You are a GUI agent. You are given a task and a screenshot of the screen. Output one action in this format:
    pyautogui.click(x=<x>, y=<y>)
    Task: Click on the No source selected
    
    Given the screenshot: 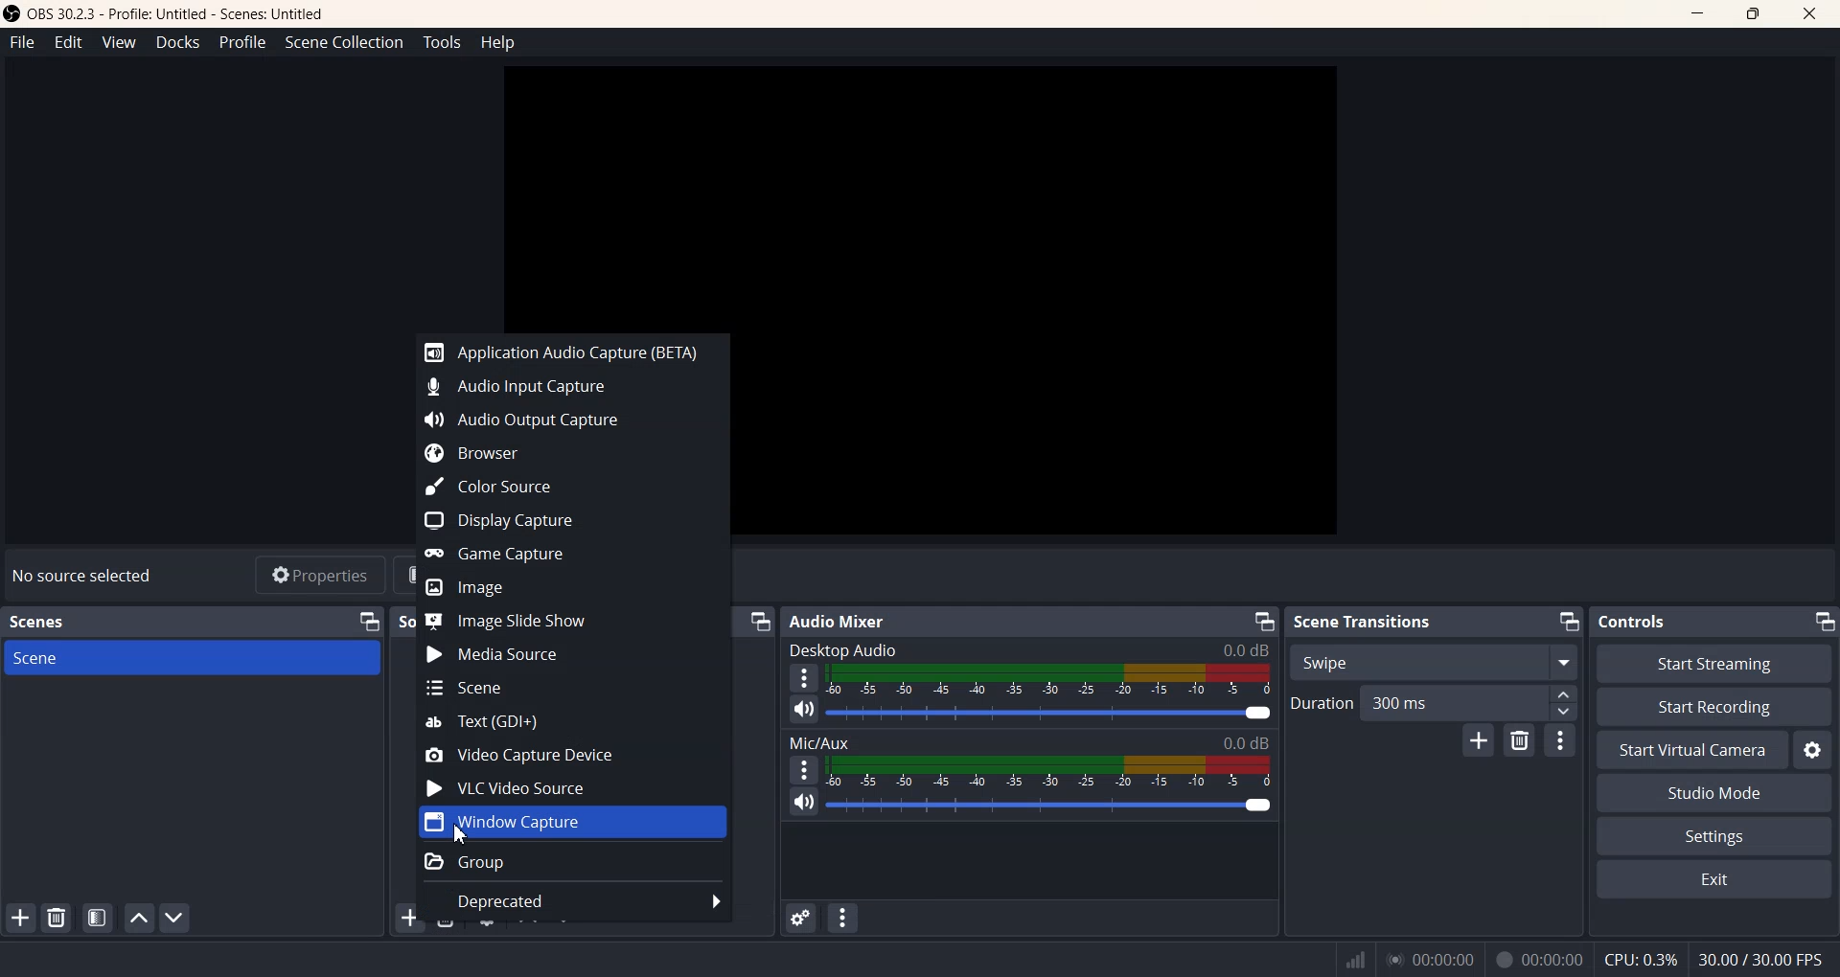 What is the action you would take?
    pyautogui.click(x=87, y=575)
    